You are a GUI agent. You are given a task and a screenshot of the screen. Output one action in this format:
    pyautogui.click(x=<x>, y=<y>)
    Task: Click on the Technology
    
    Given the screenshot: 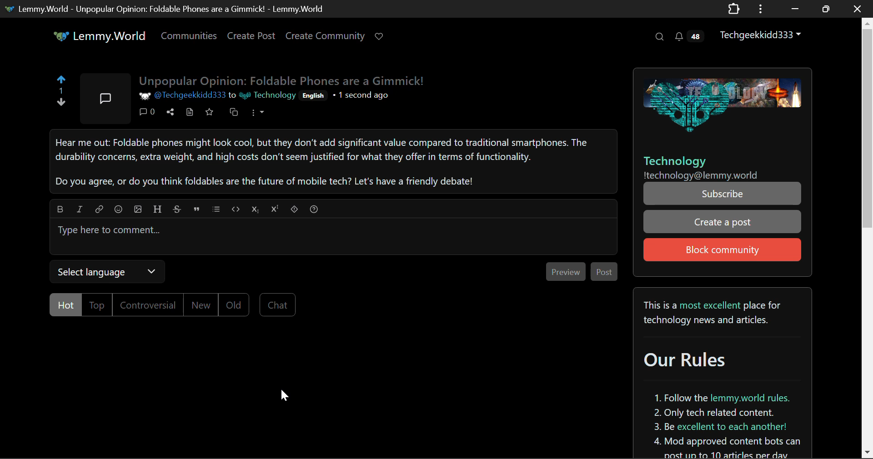 What is the action you would take?
    pyautogui.click(x=685, y=160)
    